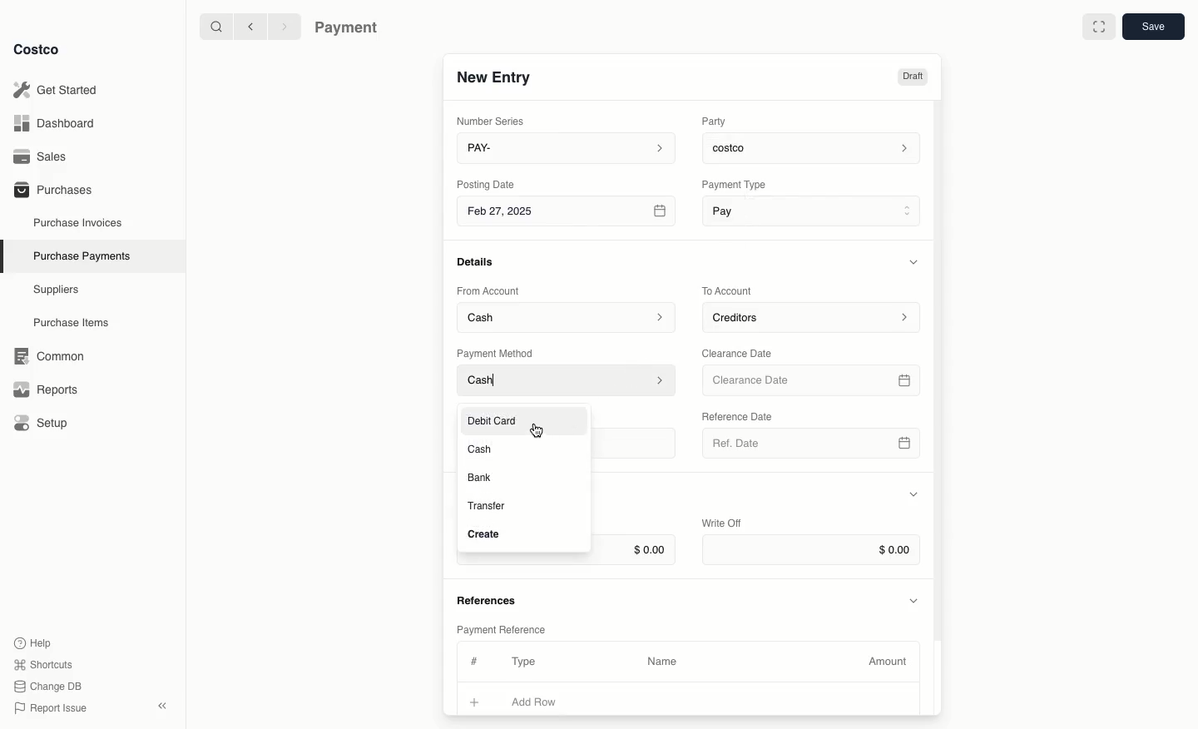  Describe the element at coordinates (722, 524) in the screenshot. I see `Write Off` at that location.